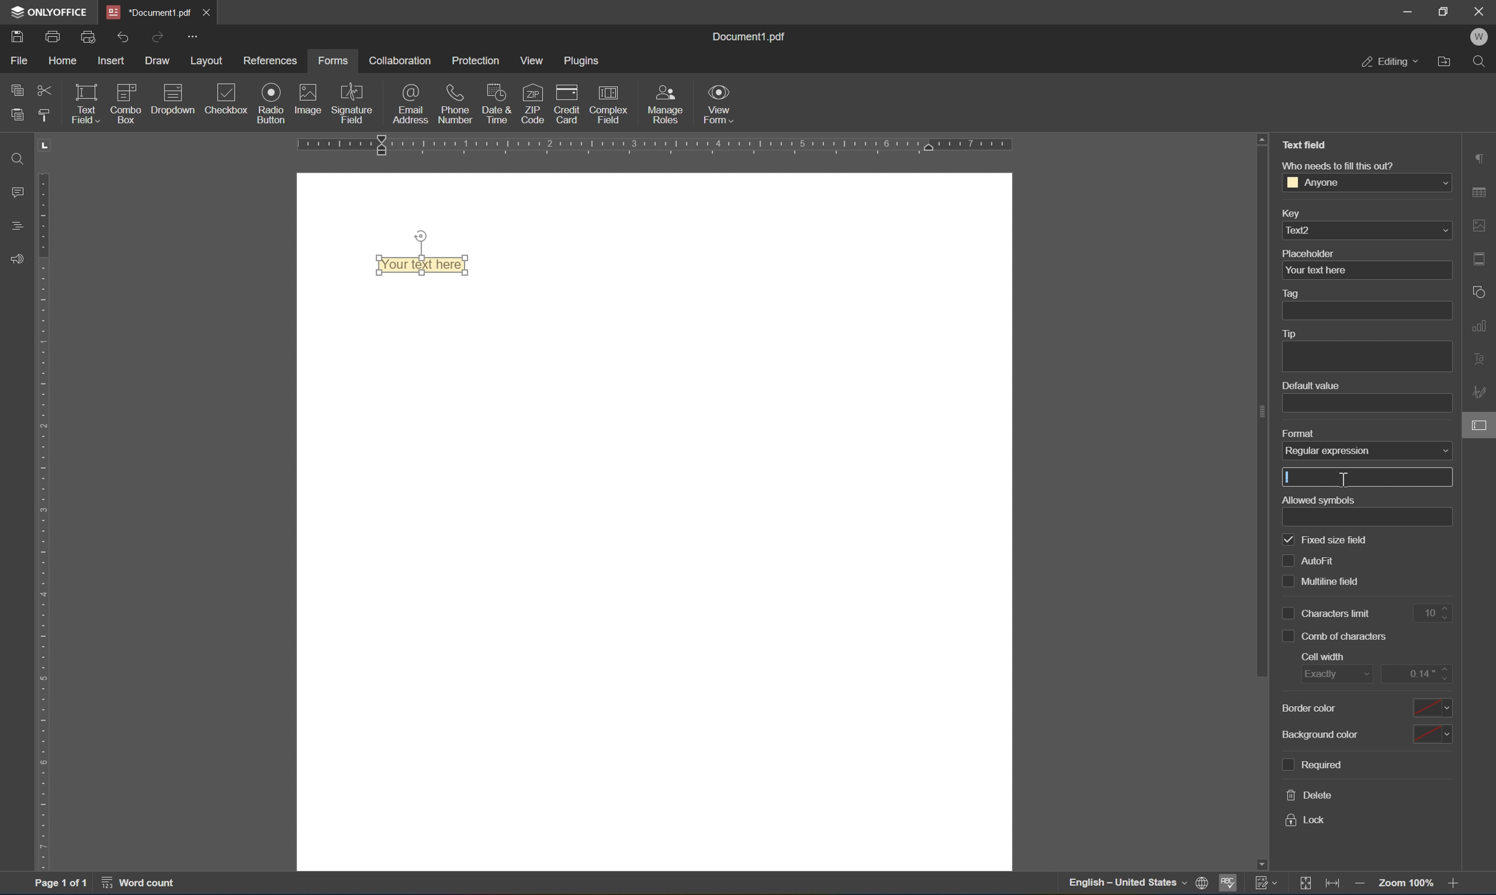 The image size is (1496, 895). What do you see at coordinates (1264, 884) in the screenshot?
I see `track changes` at bounding box center [1264, 884].